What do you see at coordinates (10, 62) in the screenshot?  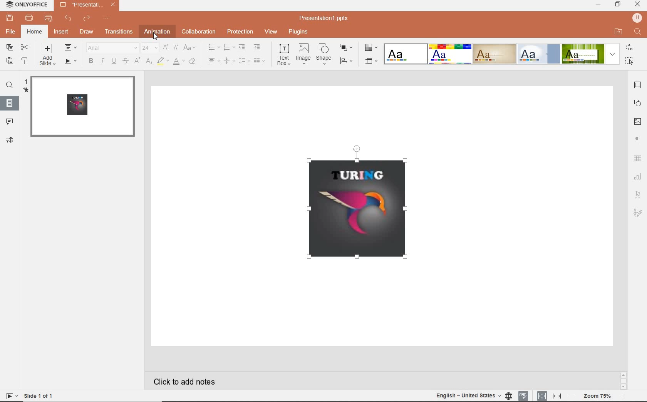 I see `paste` at bounding box center [10, 62].